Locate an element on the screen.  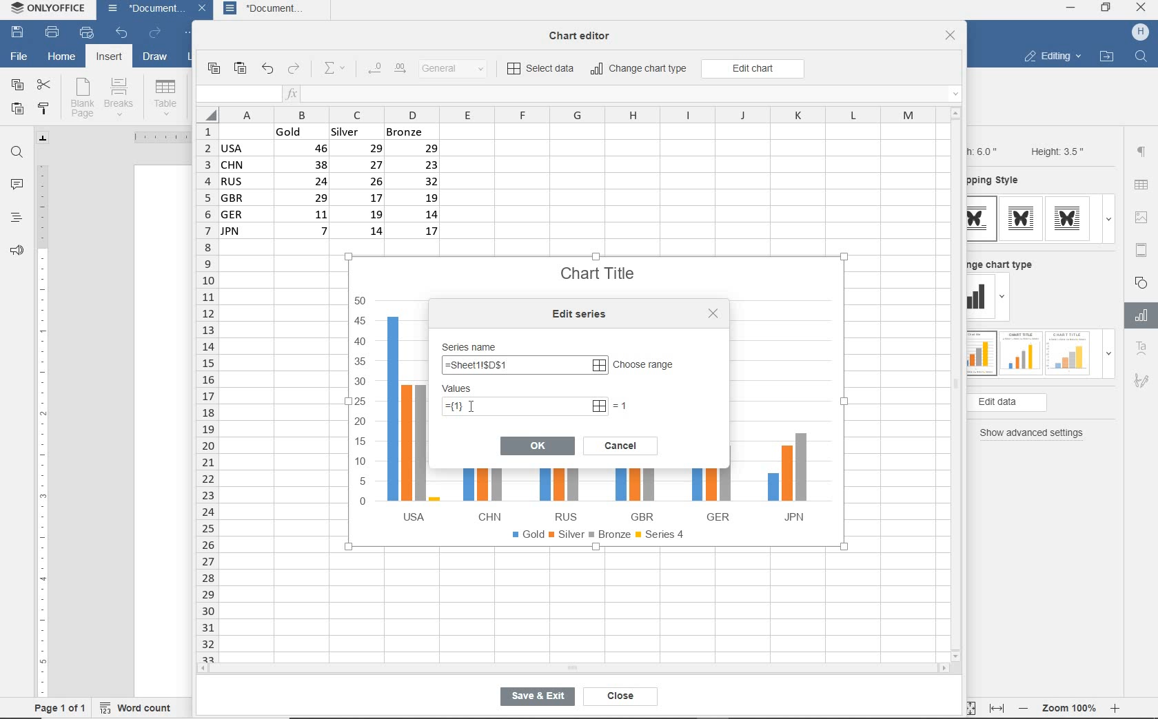
summation is located at coordinates (338, 69).